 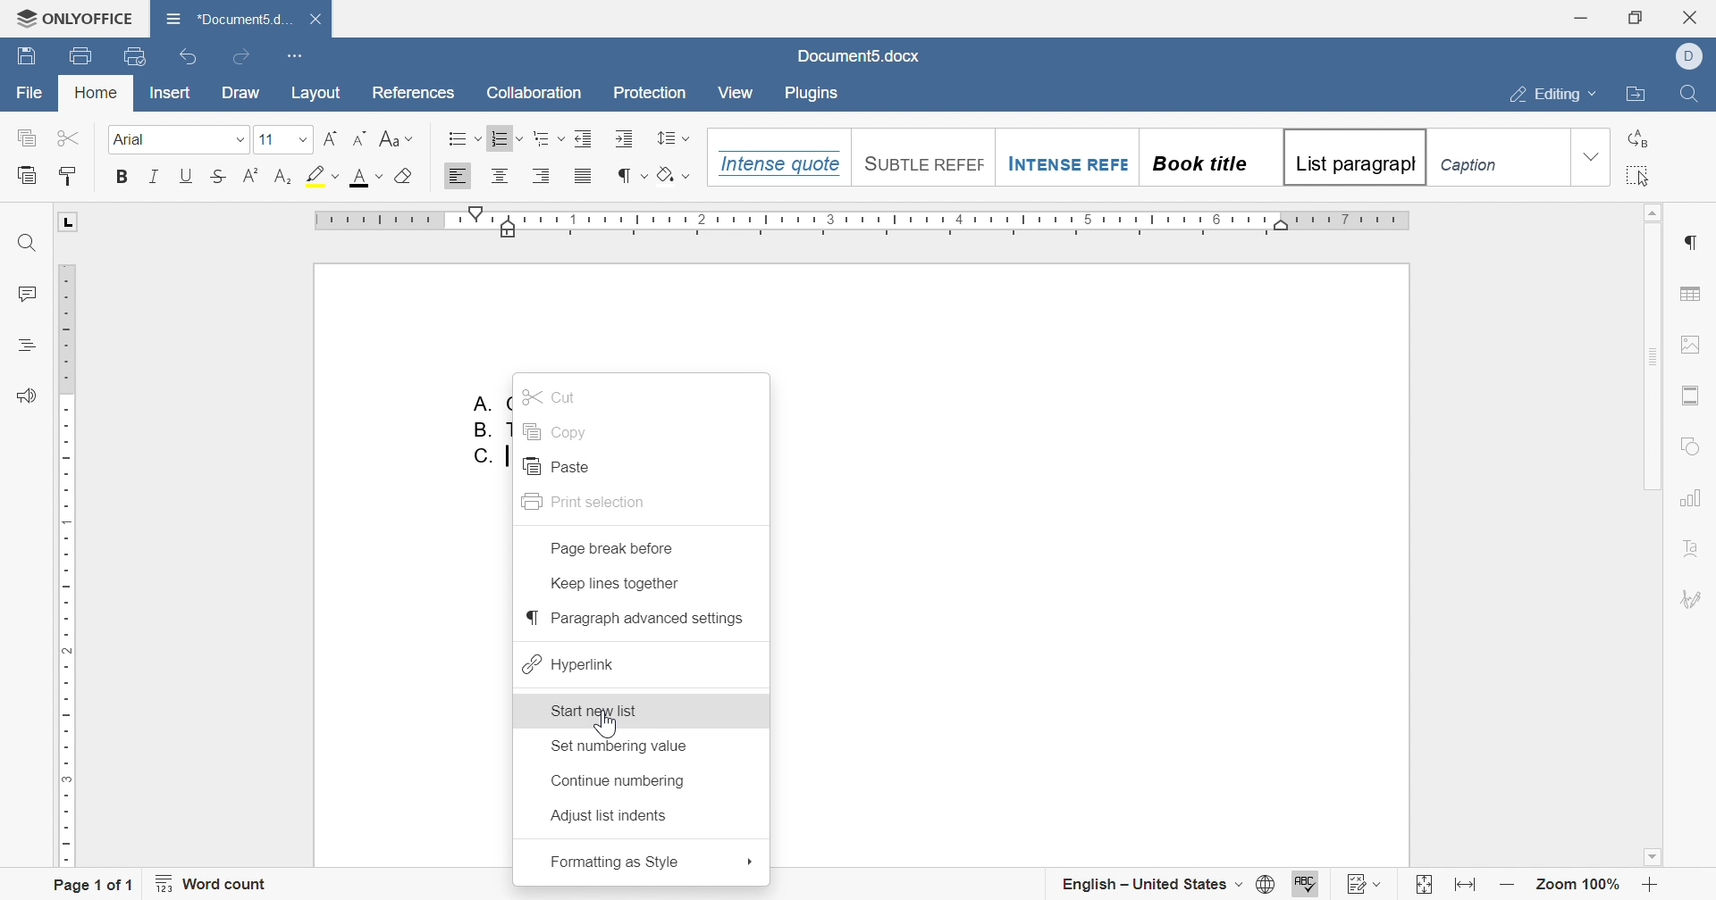 I want to click on C., so click(x=481, y=455).